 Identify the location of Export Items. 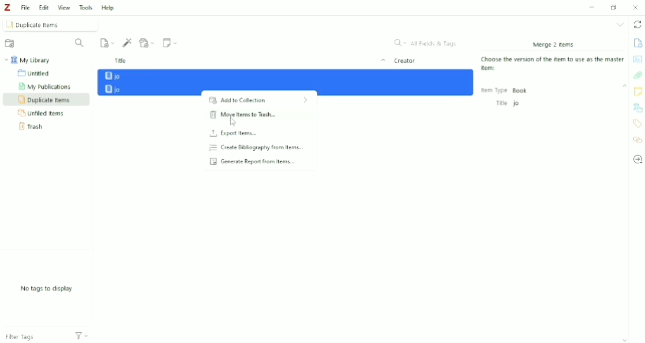
(258, 133).